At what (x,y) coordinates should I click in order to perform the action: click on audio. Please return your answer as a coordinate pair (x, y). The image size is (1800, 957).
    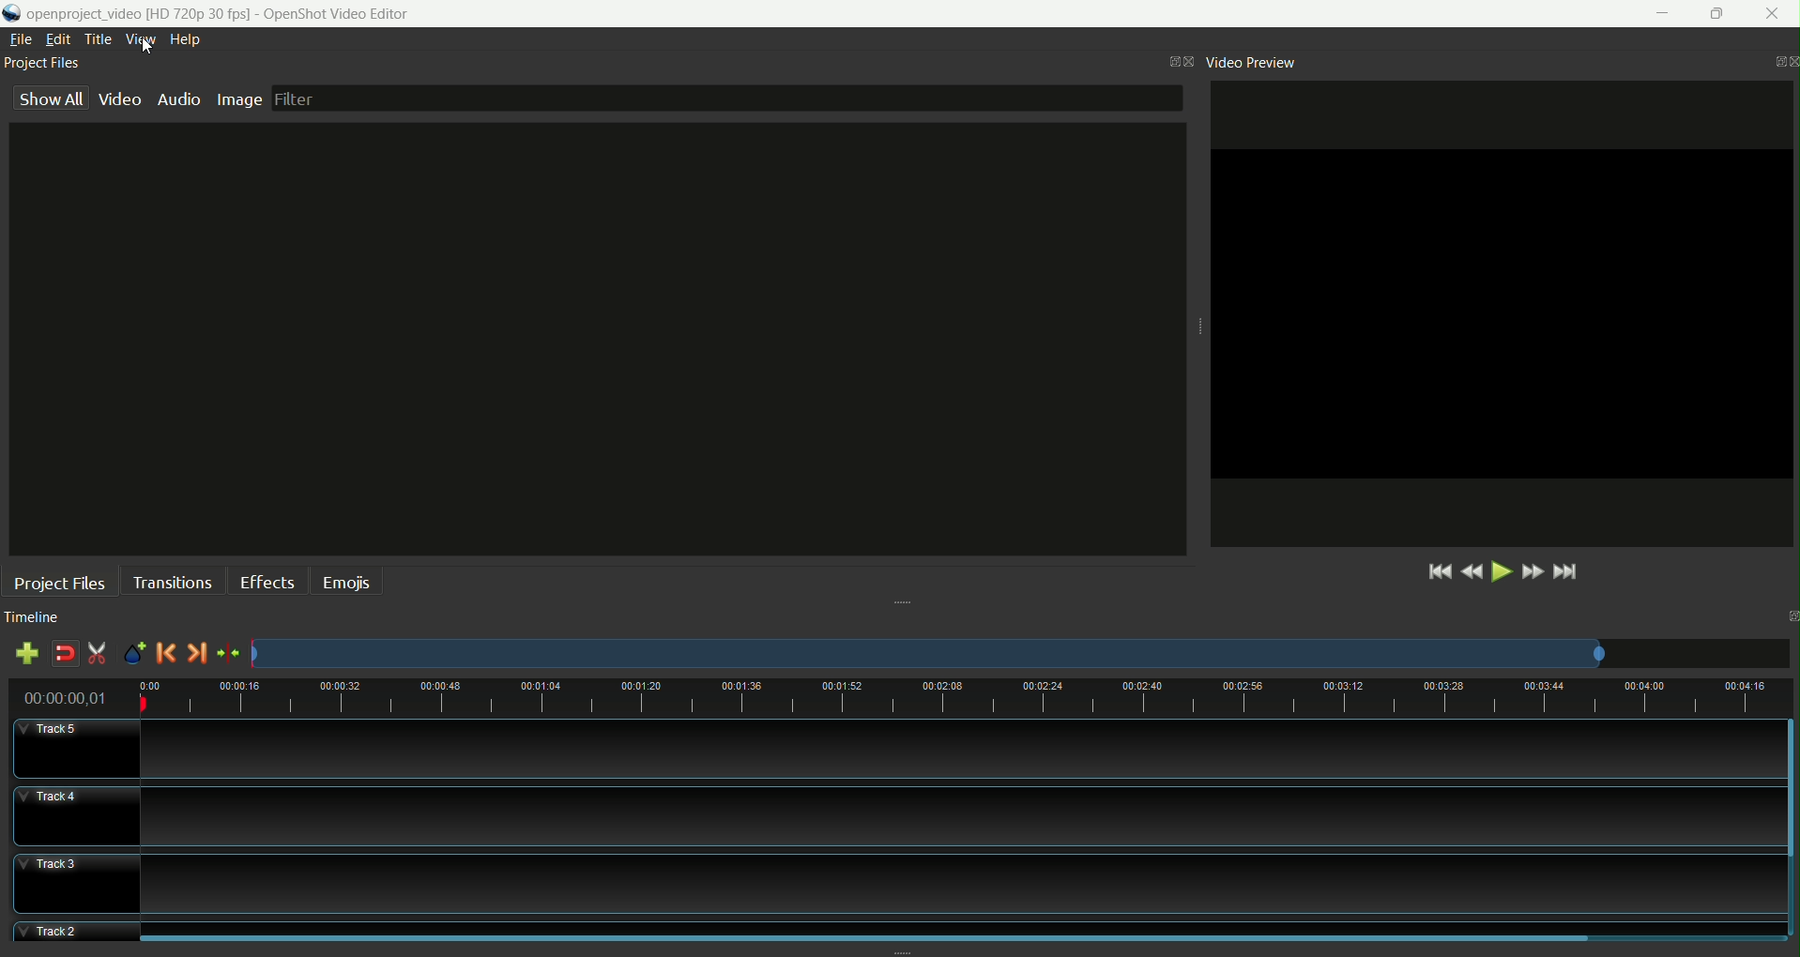
    Looking at the image, I should click on (180, 99).